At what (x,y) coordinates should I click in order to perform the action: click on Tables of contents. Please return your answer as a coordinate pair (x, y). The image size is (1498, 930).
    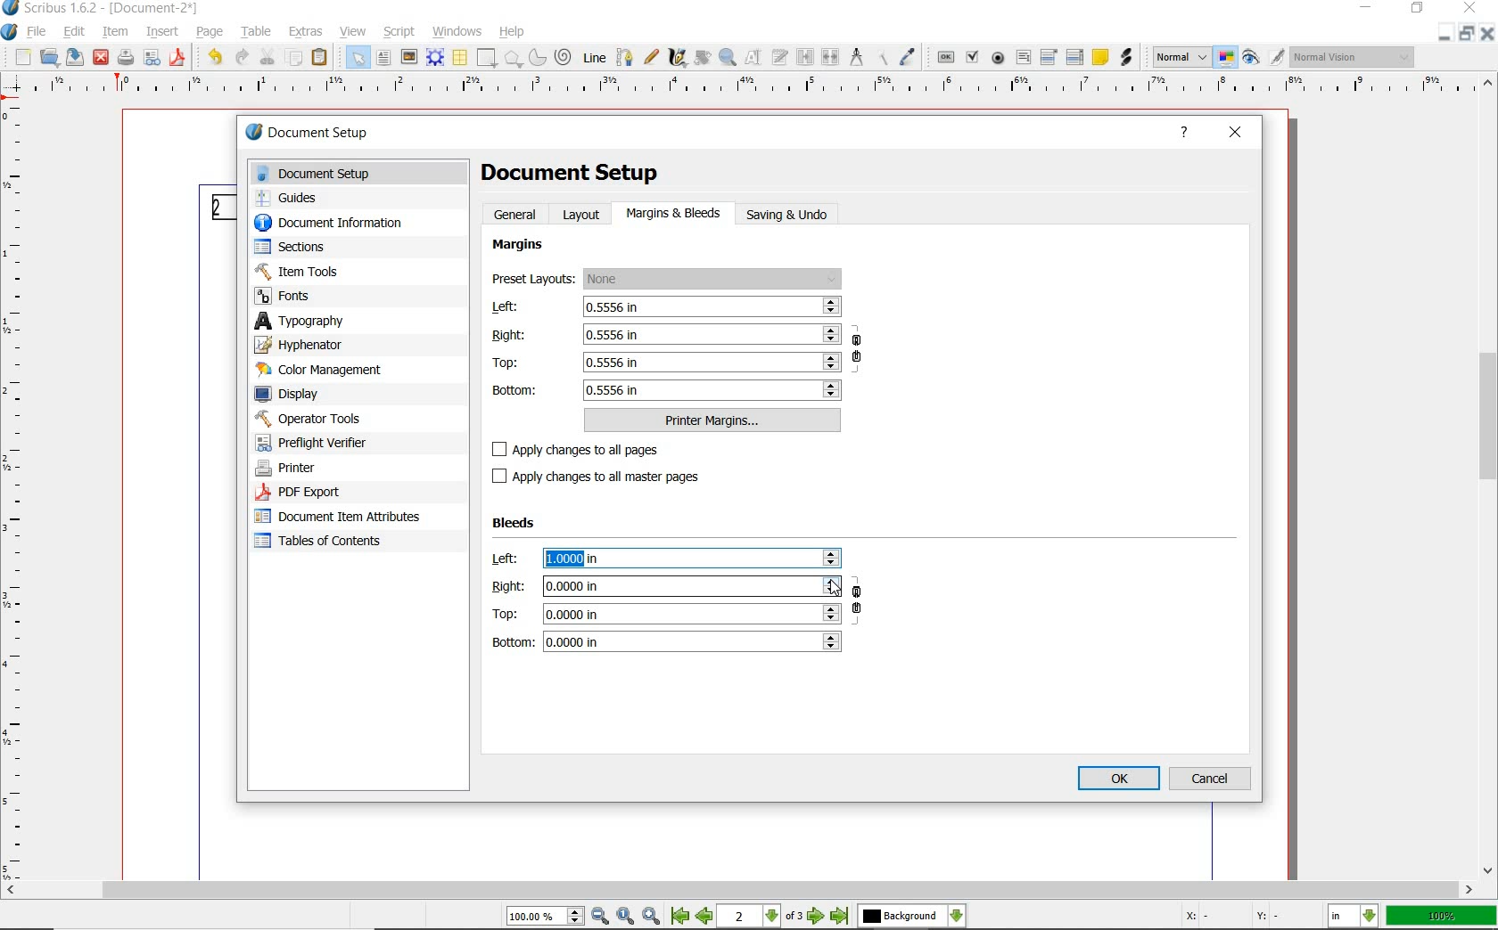
    Looking at the image, I should click on (330, 542).